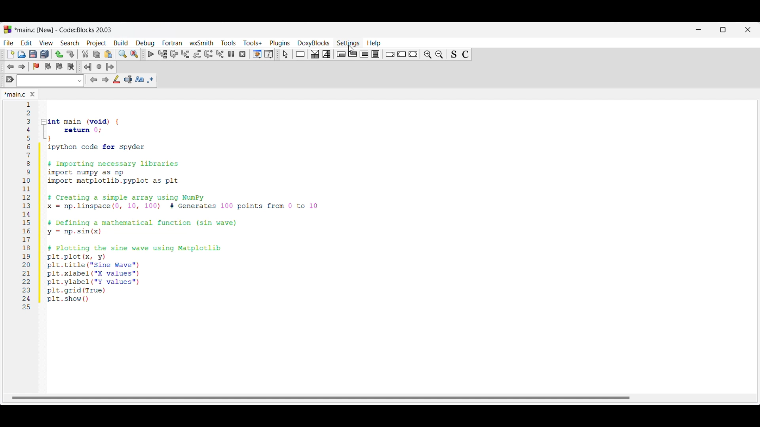 This screenshot has width=760, height=427. What do you see at coordinates (699, 30) in the screenshot?
I see `Minimize ` at bounding box center [699, 30].